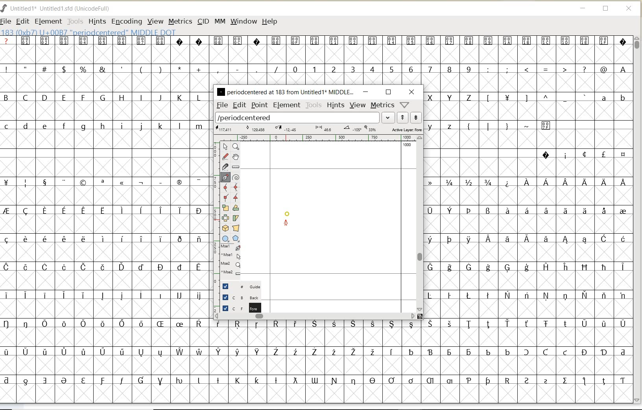 Image resolution: width=642 pixels, height=410 pixels. Describe the element at coordinates (259, 106) in the screenshot. I see `point` at that location.